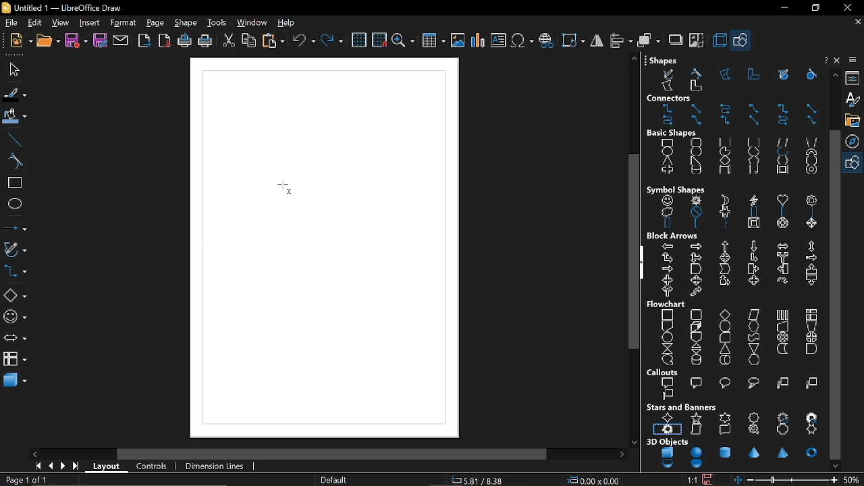 This screenshot has width=864, height=486. Describe the element at coordinates (854, 77) in the screenshot. I see `Properties` at that location.